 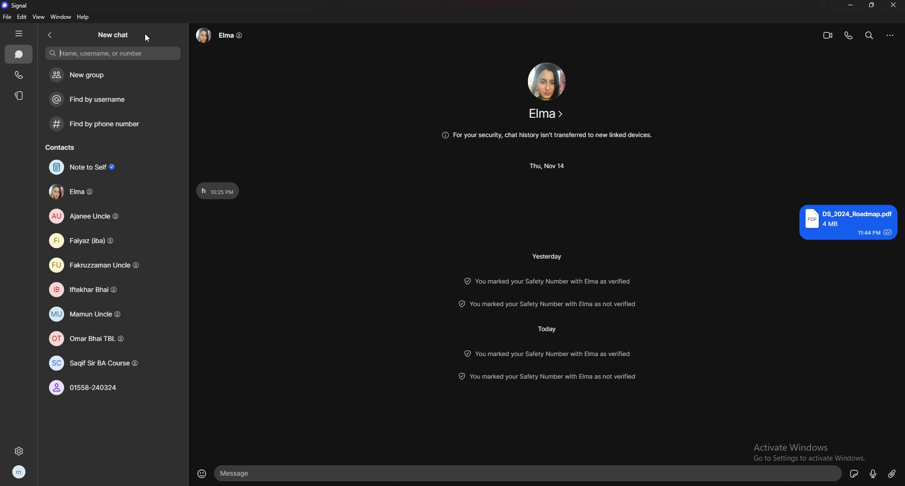 What do you see at coordinates (66, 147) in the screenshot?
I see `contacts` at bounding box center [66, 147].